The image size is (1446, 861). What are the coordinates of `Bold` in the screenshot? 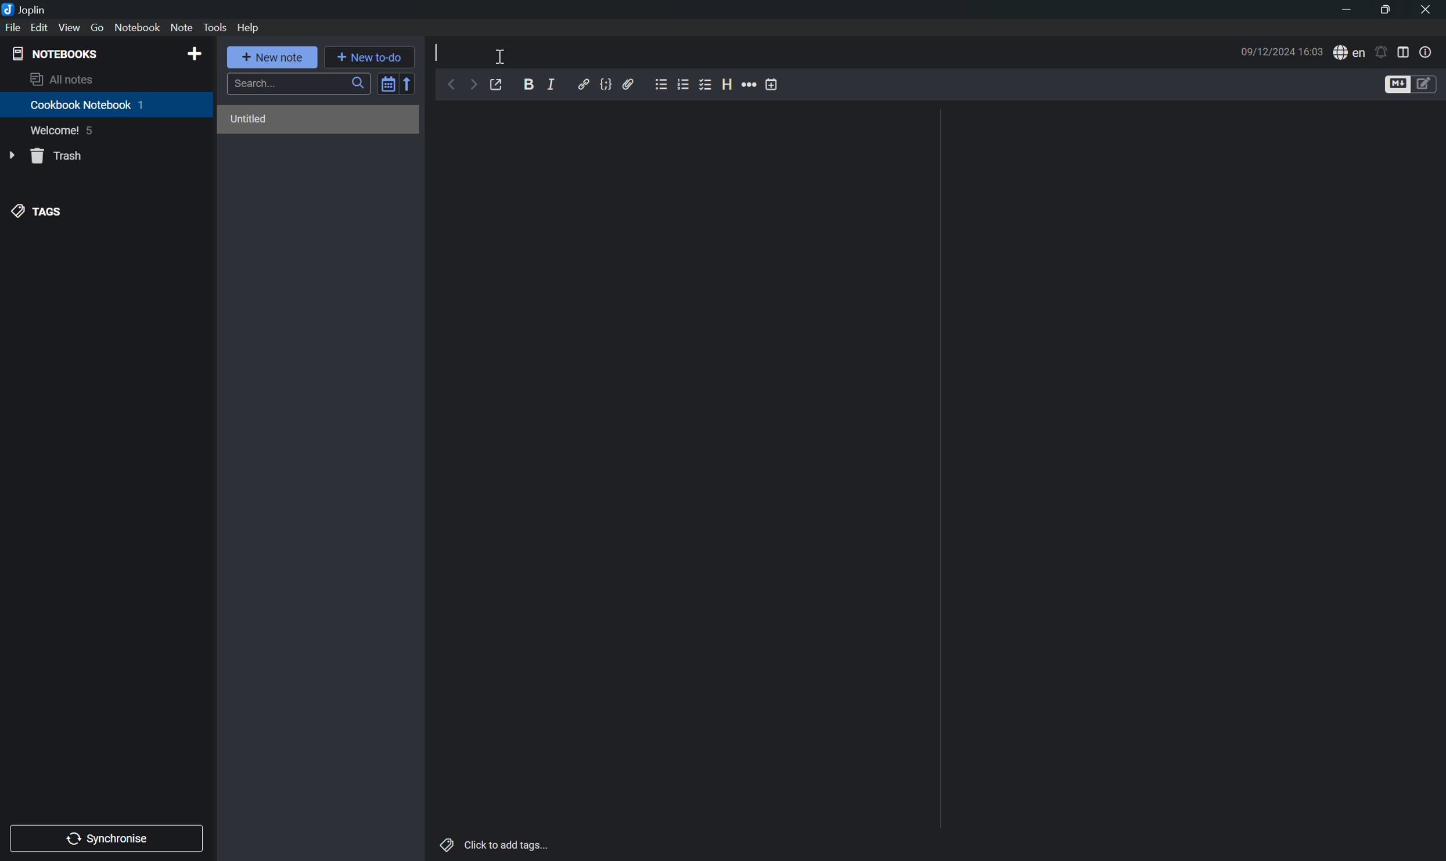 It's located at (531, 82).